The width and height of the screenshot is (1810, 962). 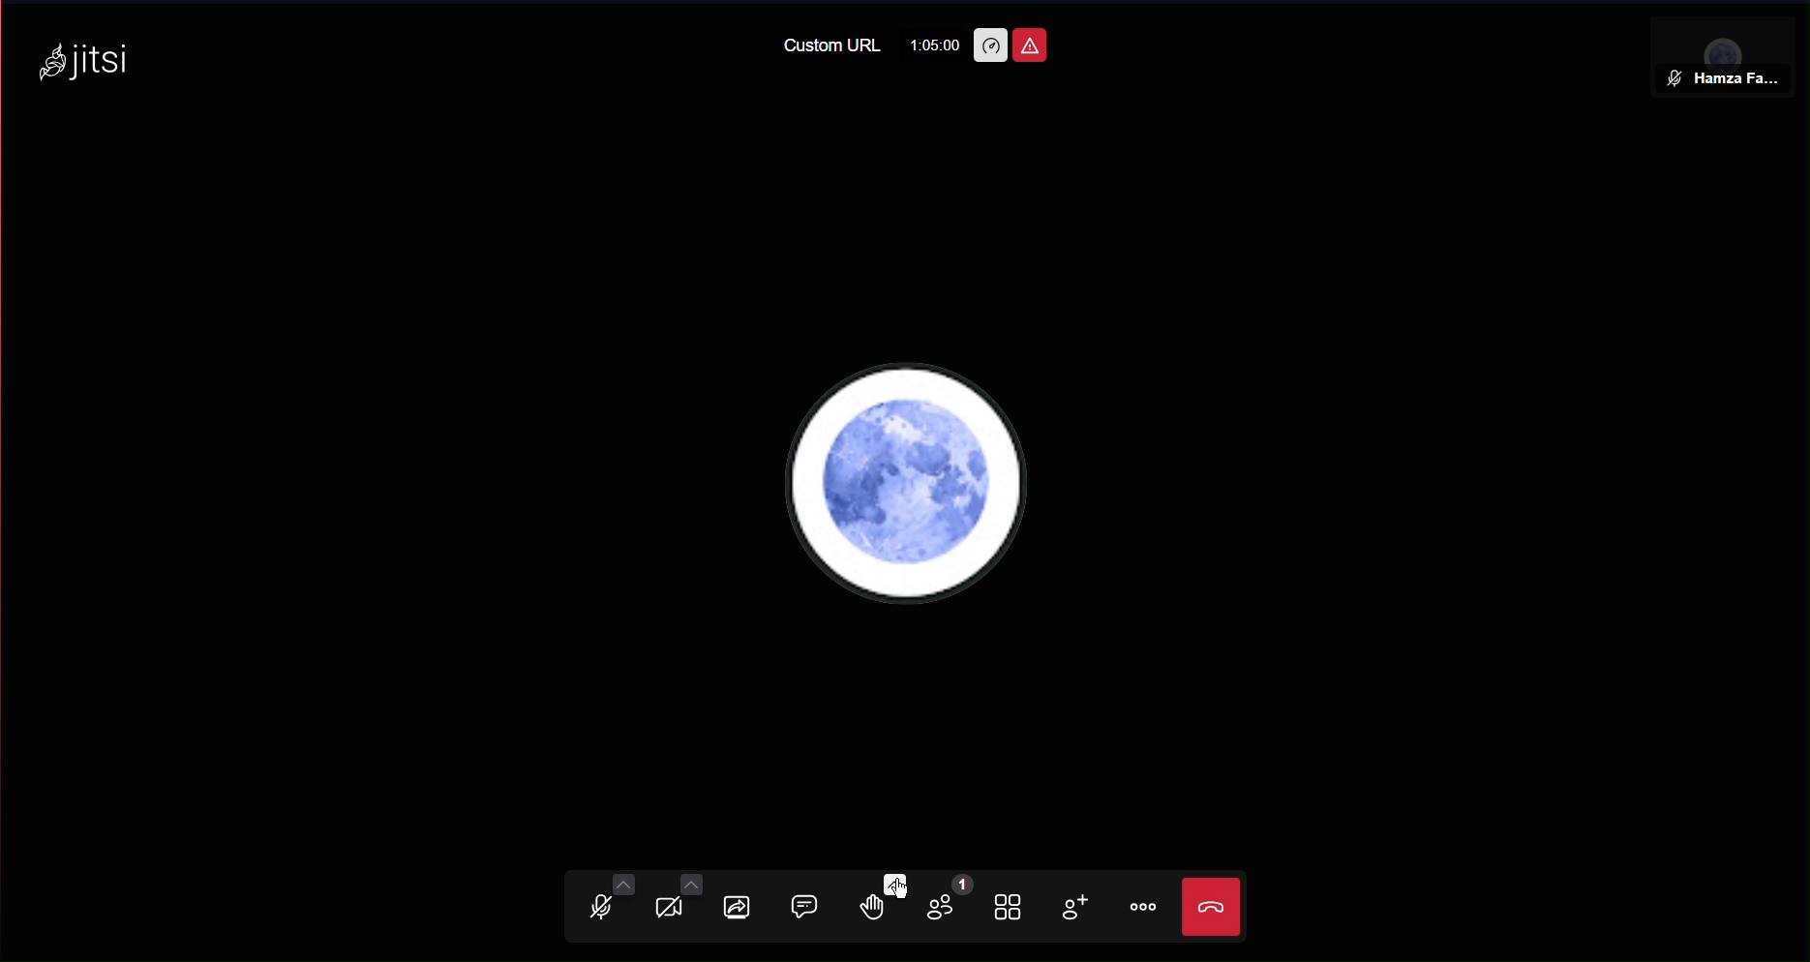 What do you see at coordinates (954, 906) in the screenshot?
I see `Participants` at bounding box center [954, 906].